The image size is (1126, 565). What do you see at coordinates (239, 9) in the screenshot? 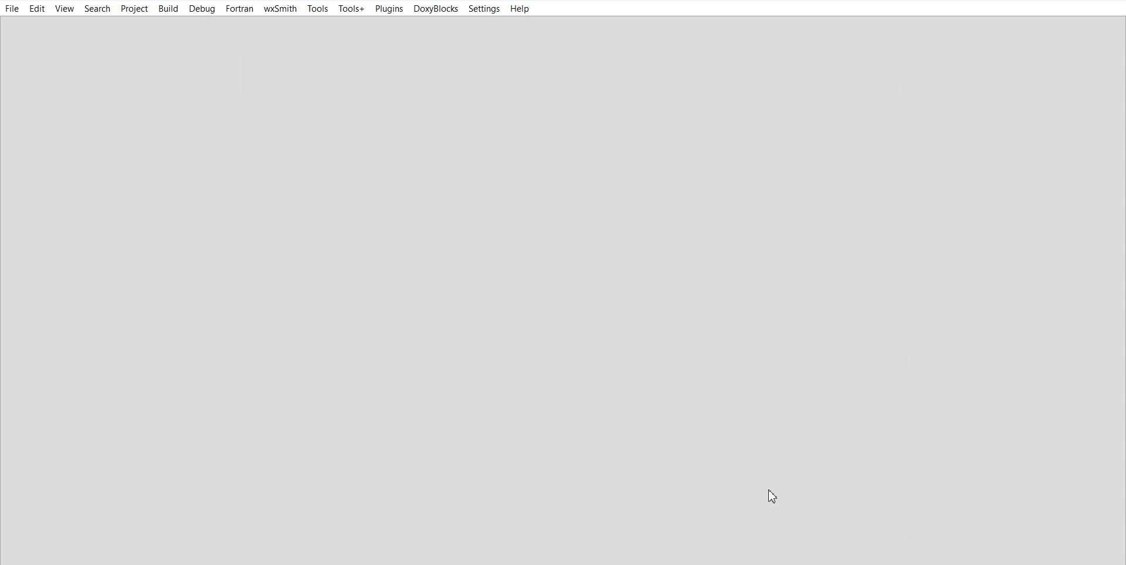
I see `Fortran` at bounding box center [239, 9].